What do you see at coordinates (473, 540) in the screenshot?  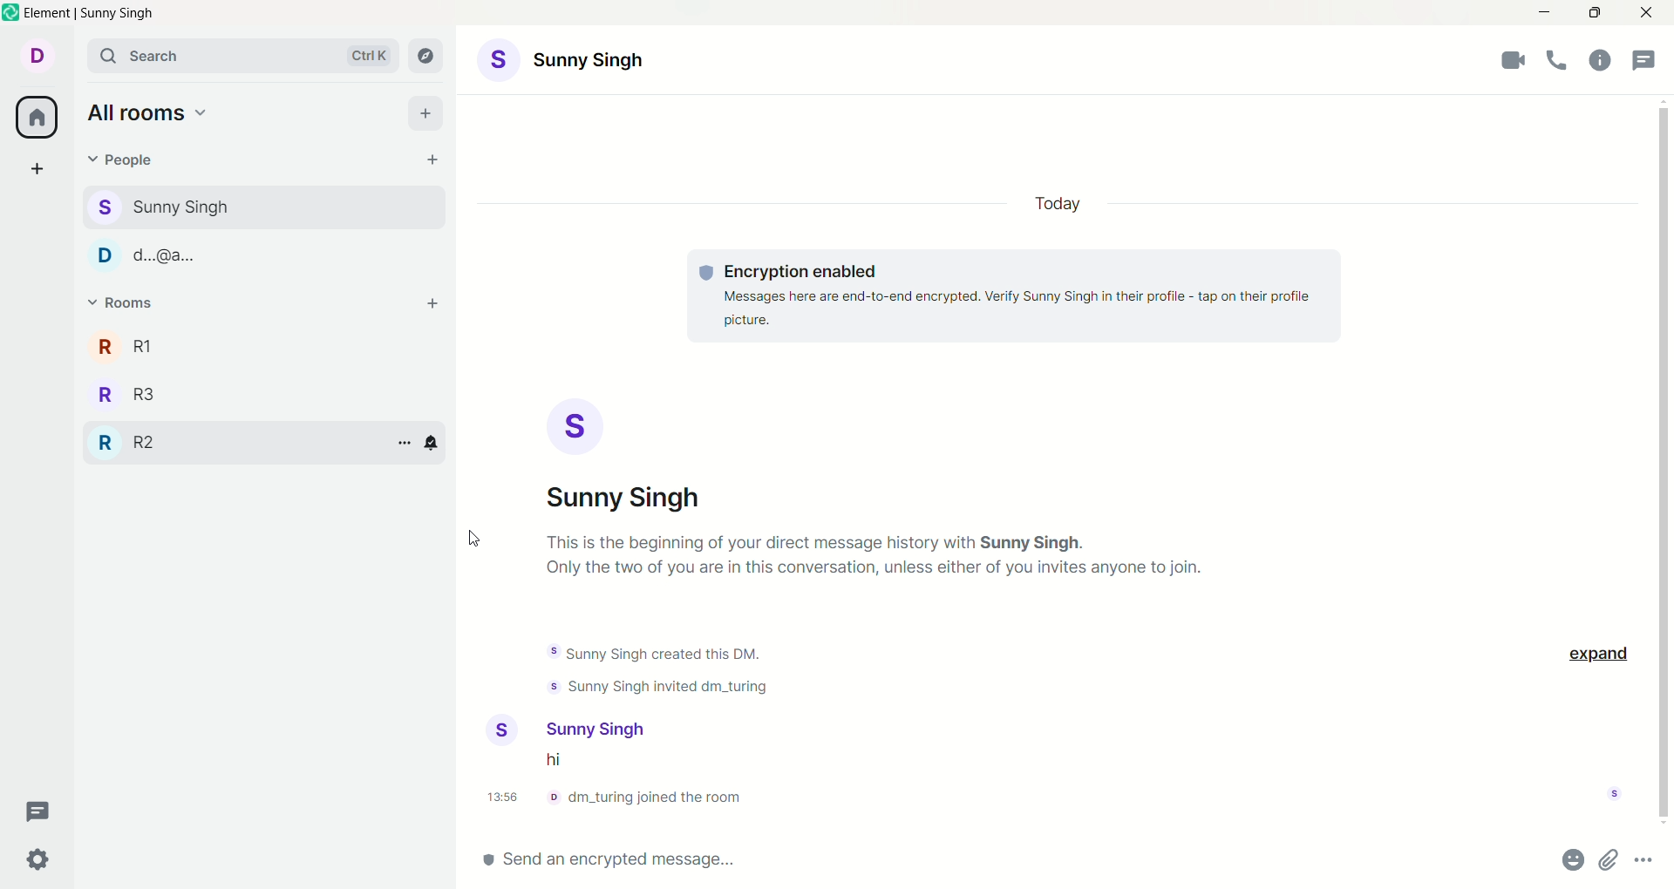 I see `CURSOR` at bounding box center [473, 540].